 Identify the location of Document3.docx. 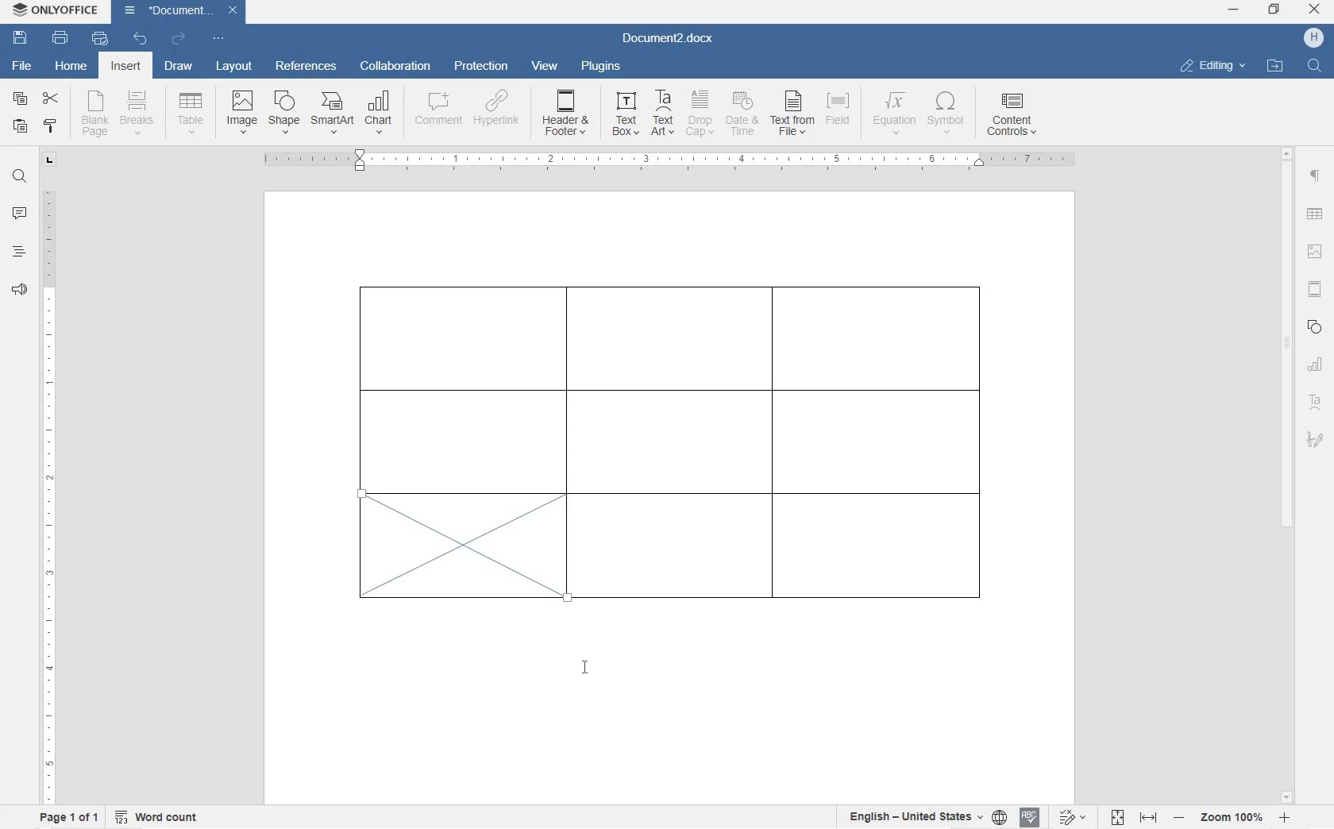
(180, 12).